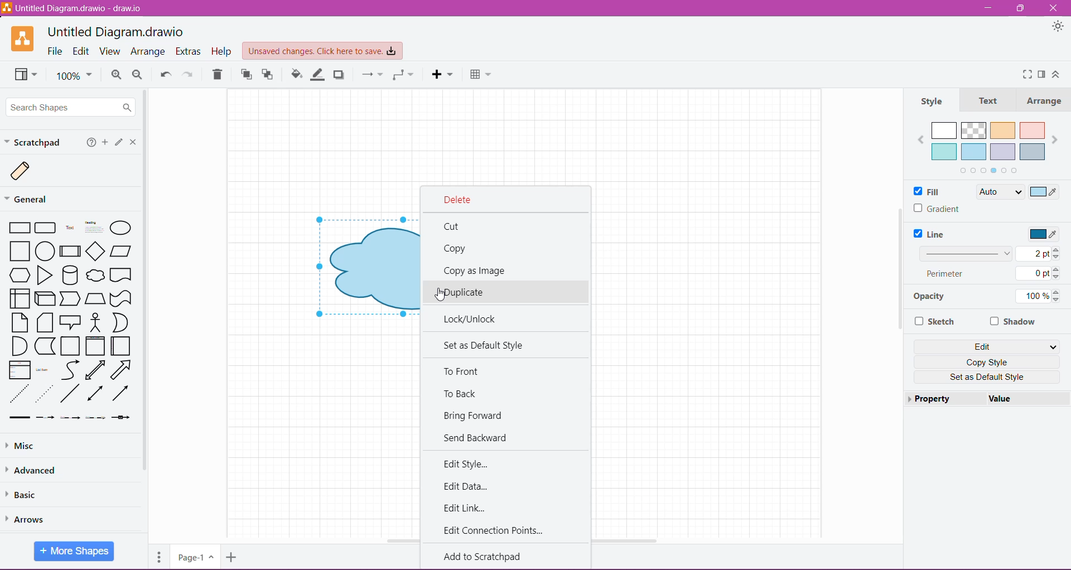  I want to click on To Back, so click(463, 394).